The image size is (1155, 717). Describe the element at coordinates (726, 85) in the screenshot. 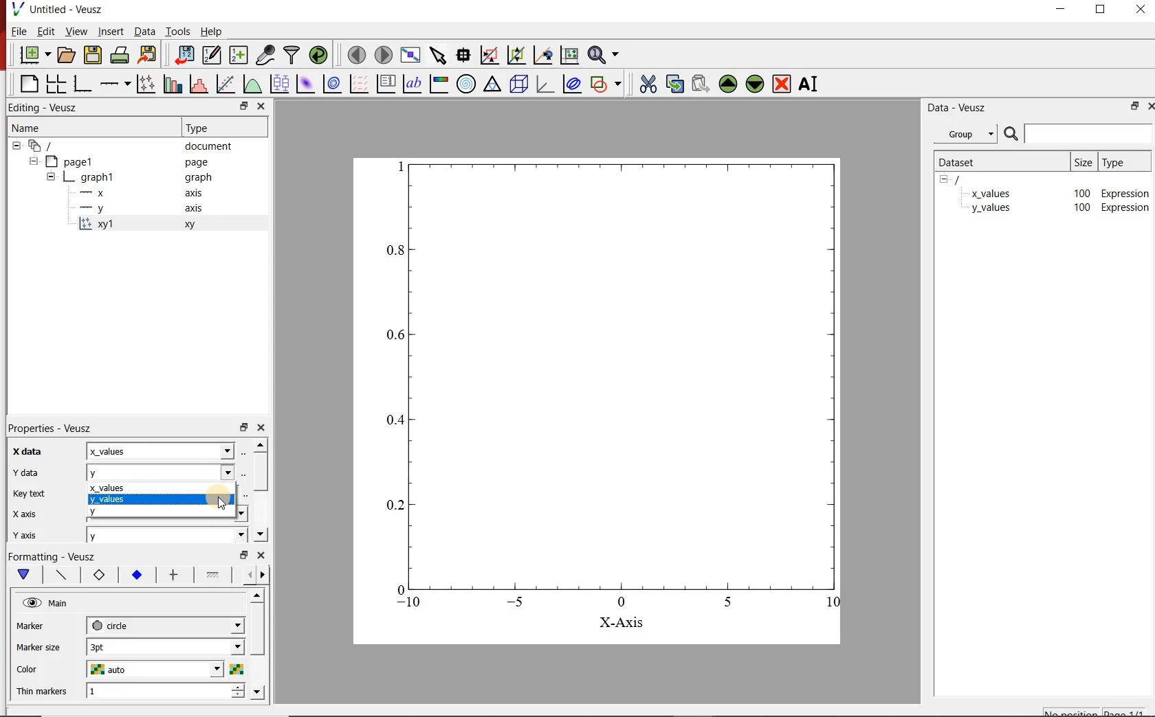

I see `move up the the selected widget` at that location.